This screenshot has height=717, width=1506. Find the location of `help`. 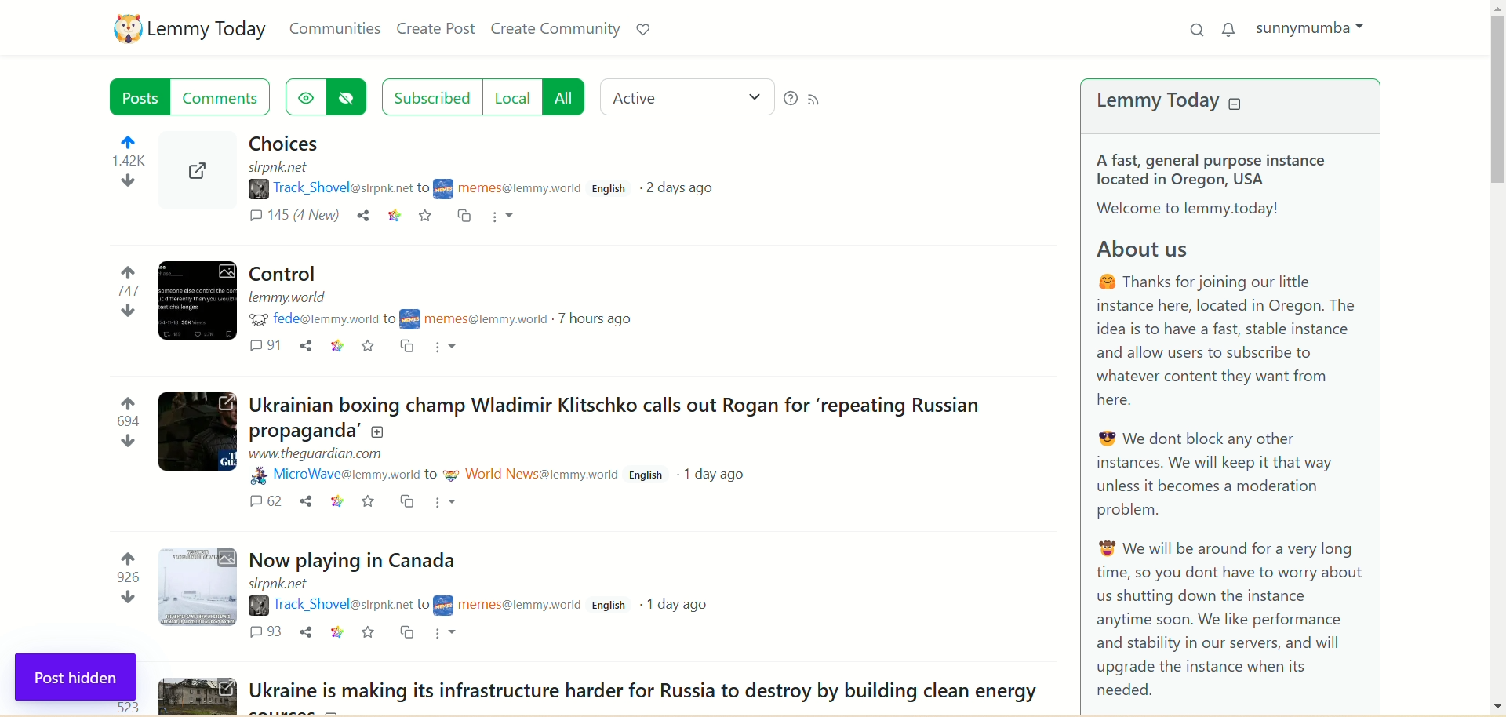

help is located at coordinates (788, 100).